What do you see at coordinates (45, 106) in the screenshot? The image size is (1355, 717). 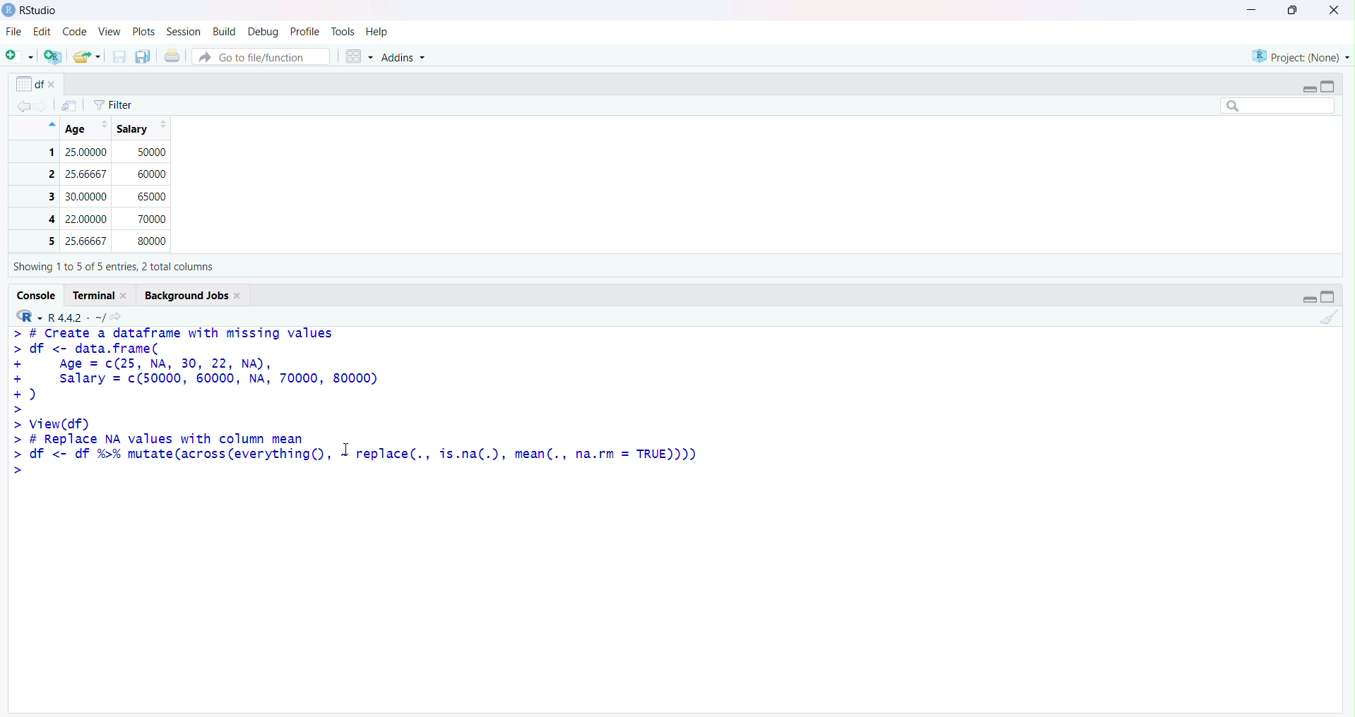 I see `Go forward to the next source location (Ctrl + F10)` at bounding box center [45, 106].